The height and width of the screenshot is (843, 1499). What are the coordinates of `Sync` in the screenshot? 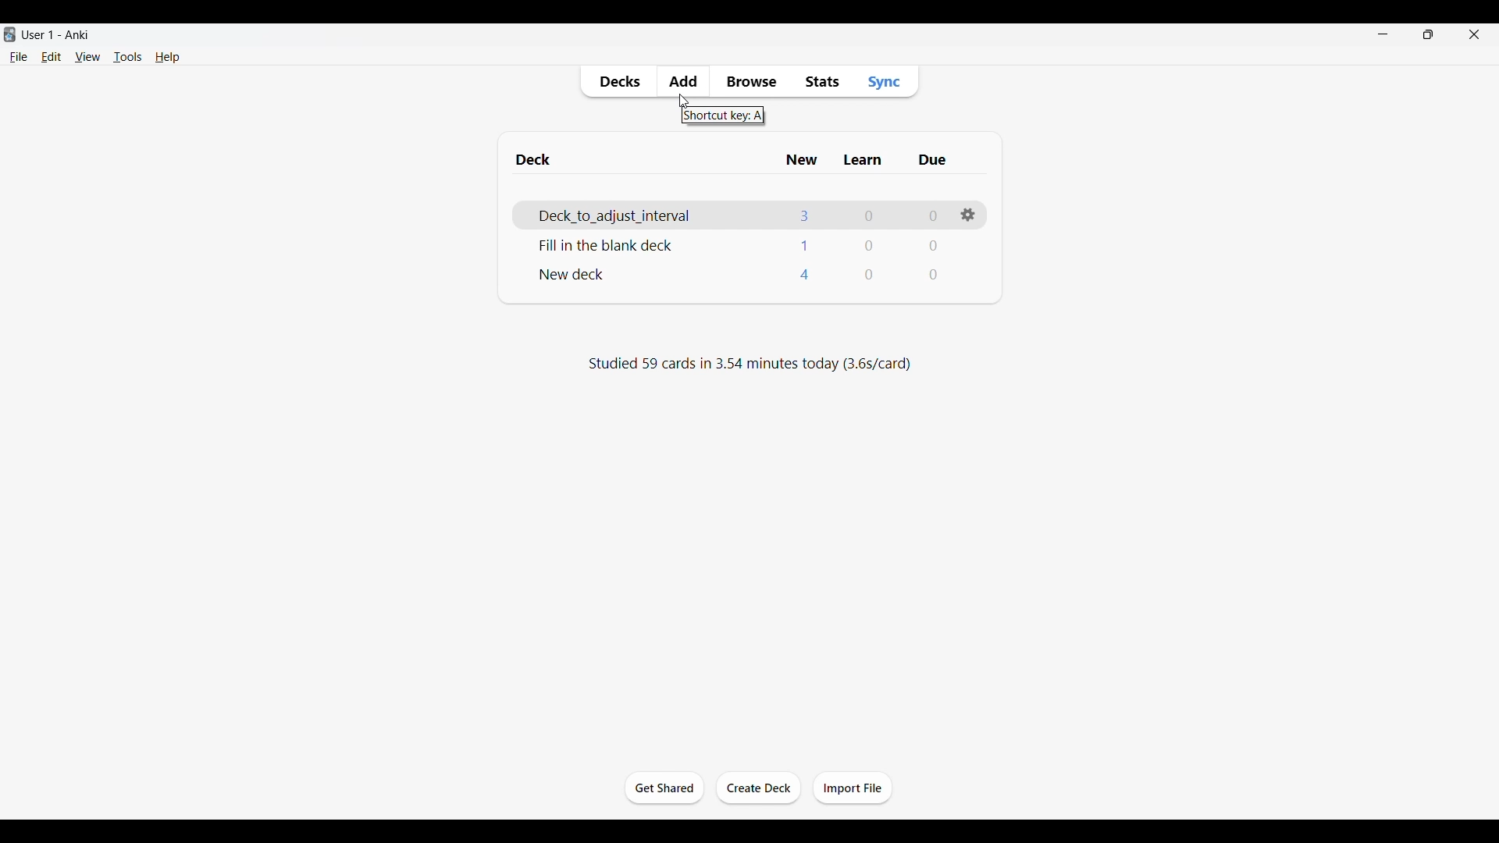 It's located at (884, 81).